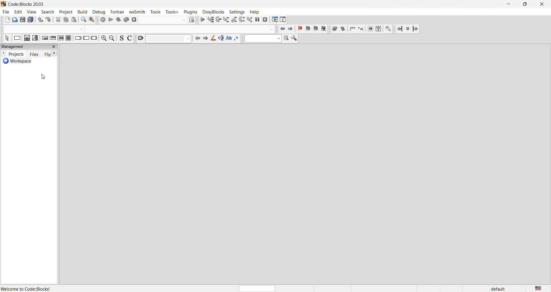 This screenshot has width=551, height=292. I want to click on zoom out, so click(112, 40).